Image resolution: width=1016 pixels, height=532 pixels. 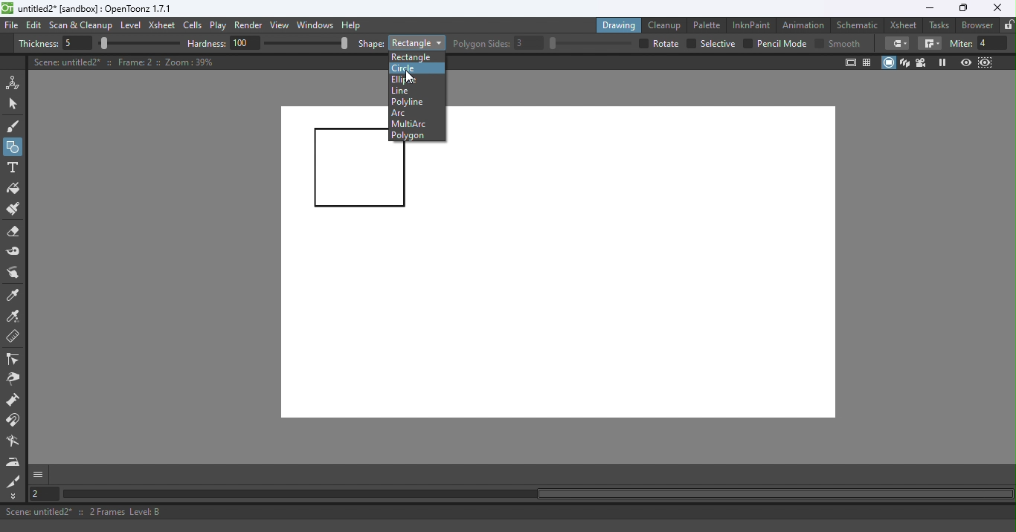 What do you see at coordinates (208, 43) in the screenshot?
I see `hardness` at bounding box center [208, 43].